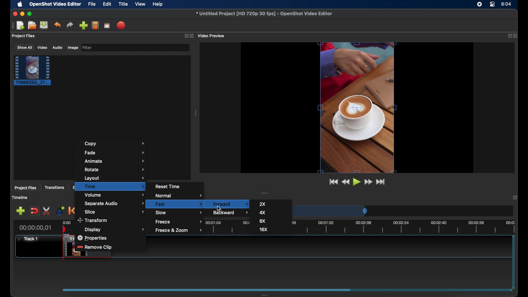  What do you see at coordinates (21, 25) in the screenshot?
I see `new project` at bounding box center [21, 25].